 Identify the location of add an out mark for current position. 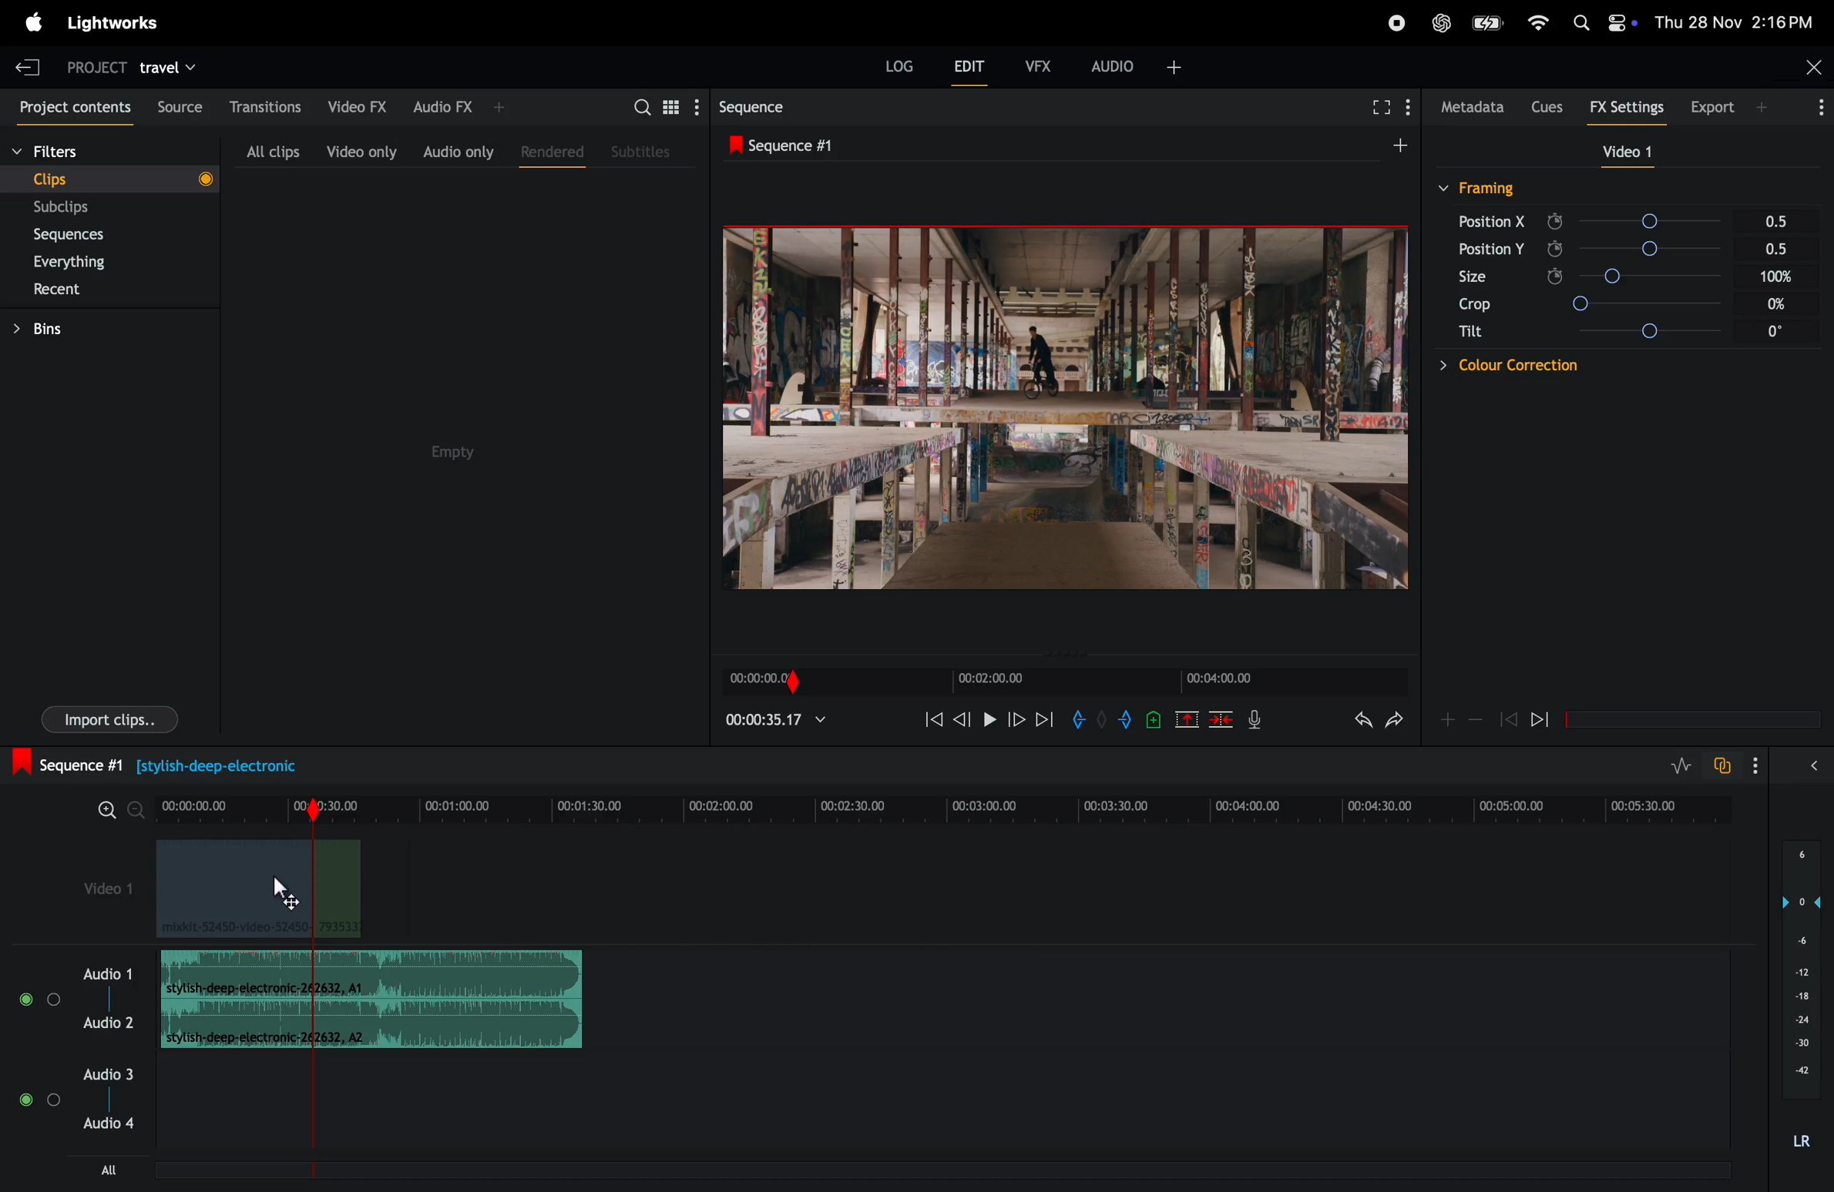
(1128, 719).